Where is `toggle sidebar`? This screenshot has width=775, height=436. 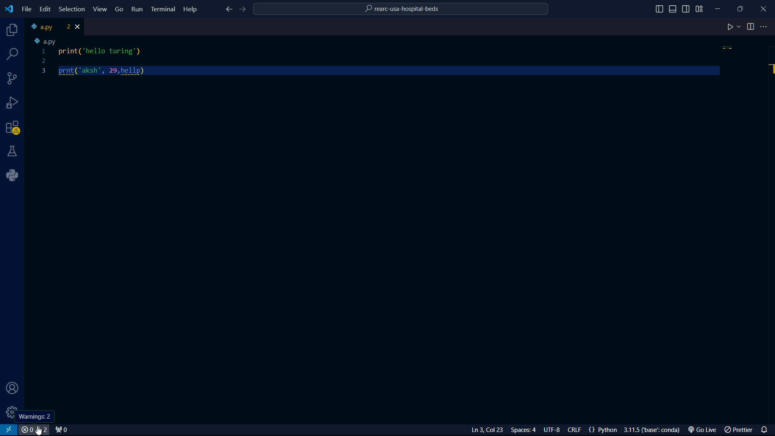 toggle sidebar is located at coordinates (687, 8).